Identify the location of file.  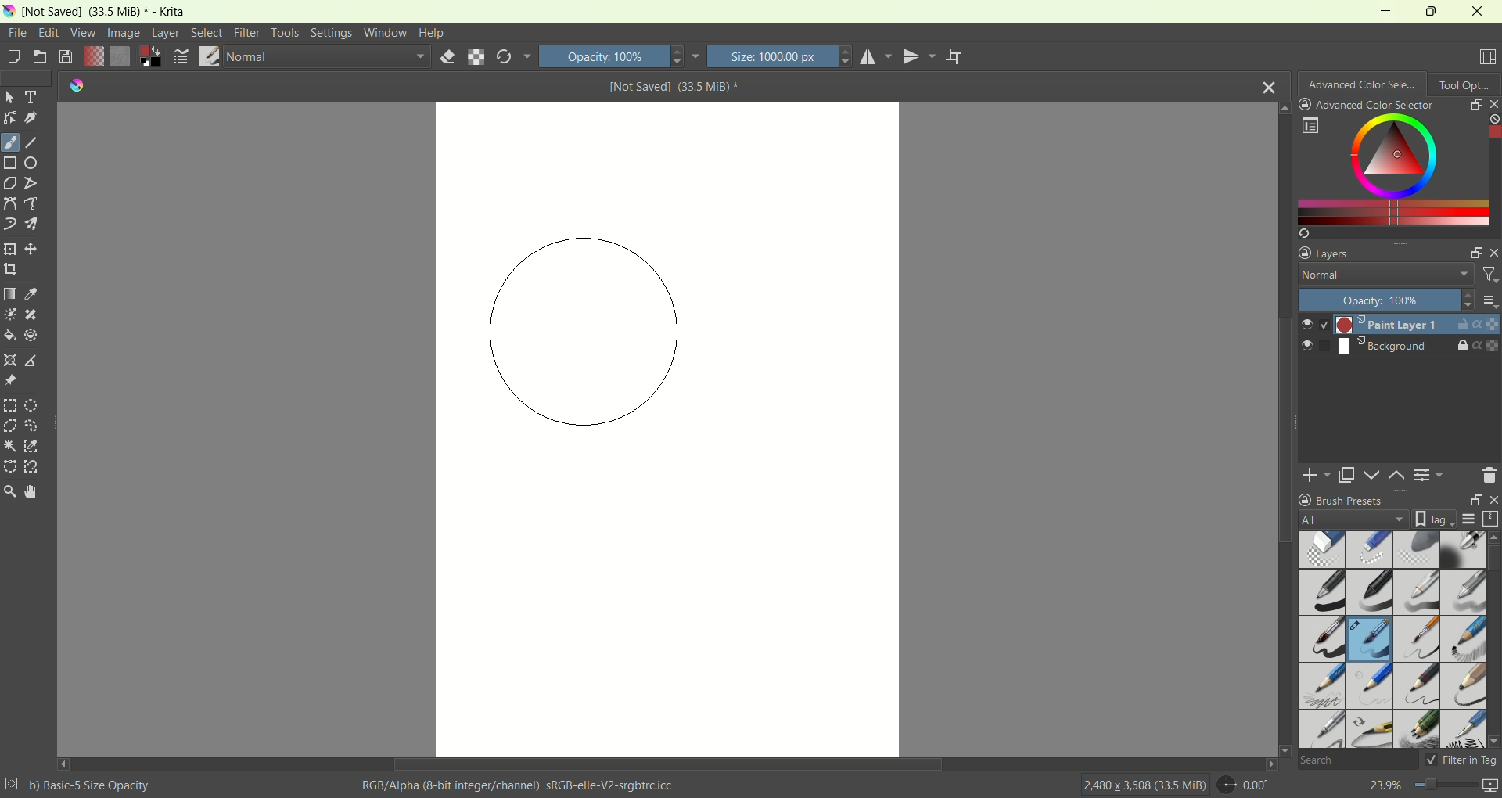
(19, 32).